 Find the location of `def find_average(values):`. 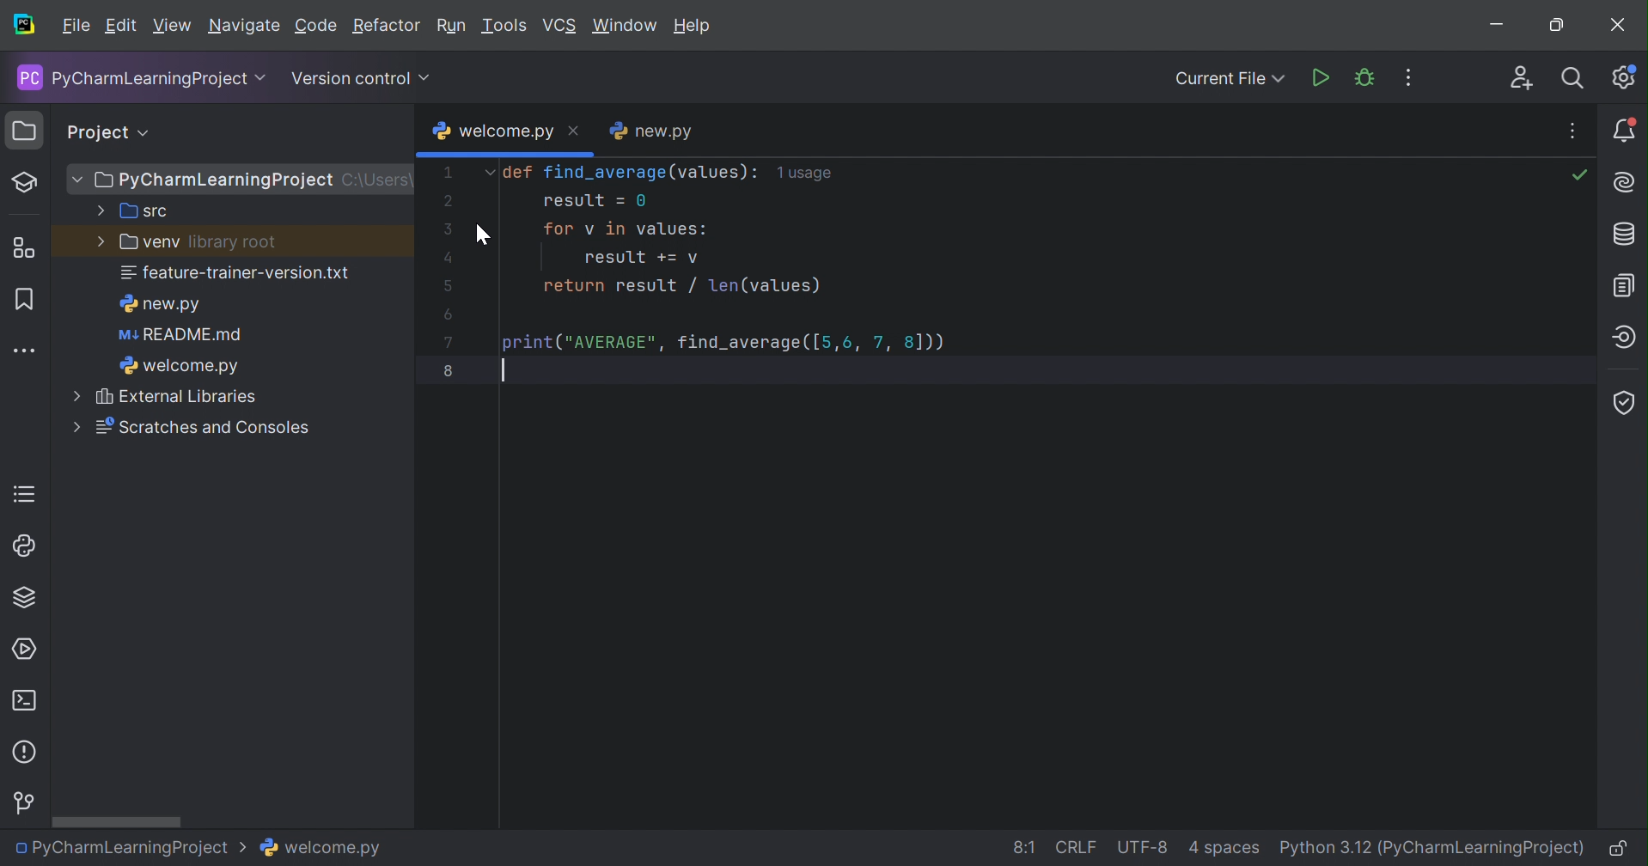

def find_average(values): is located at coordinates (620, 174).